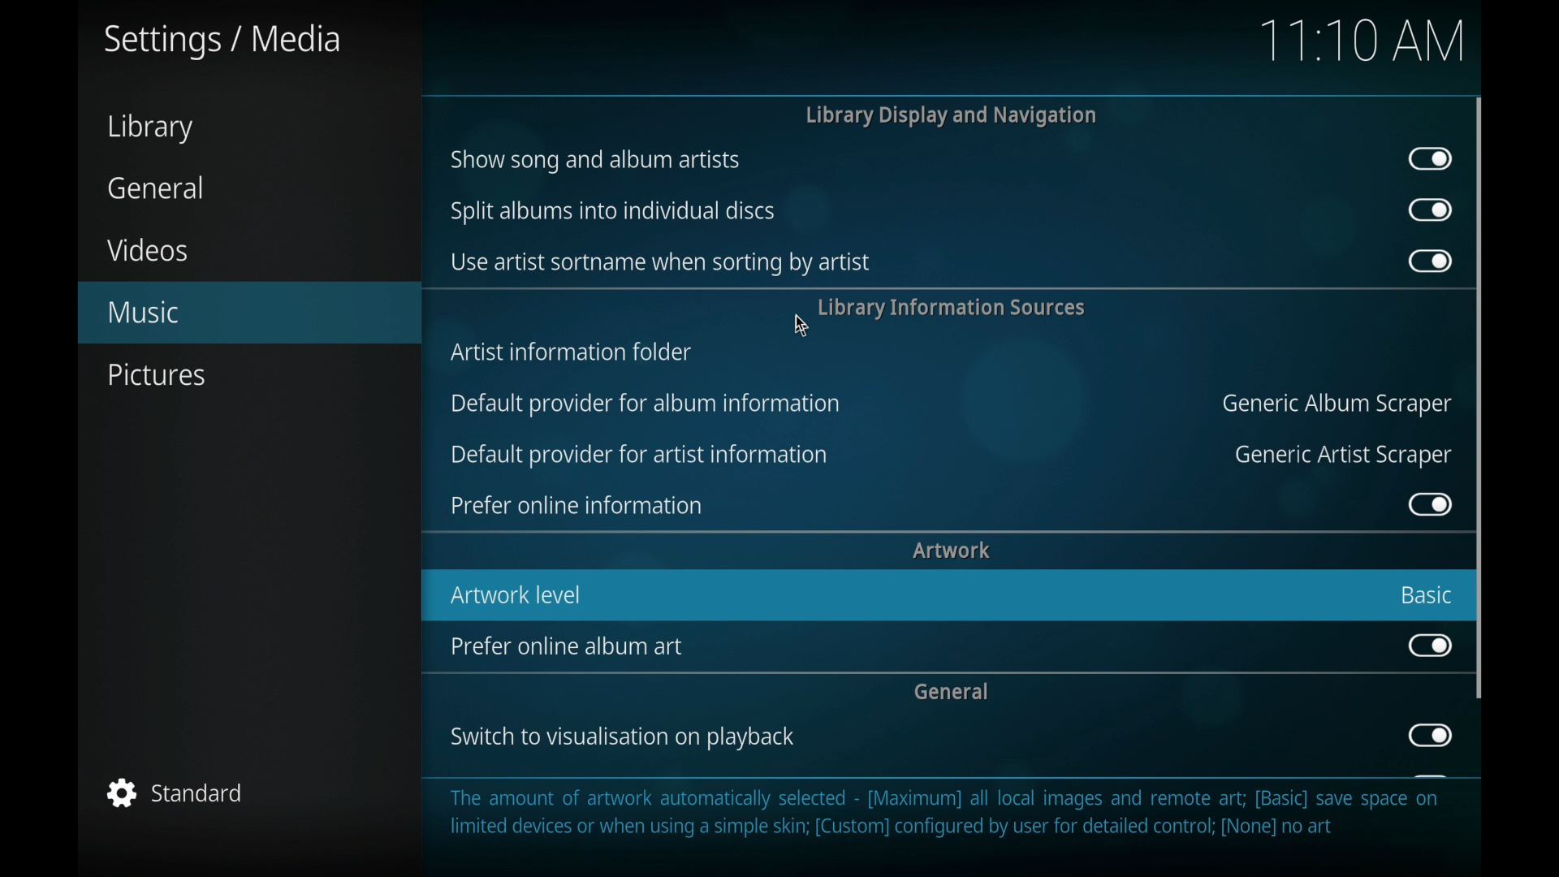 Image resolution: width=1559 pixels, height=877 pixels. Describe the element at coordinates (1337, 404) in the screenshot. I see `generic album scraper` at that location.